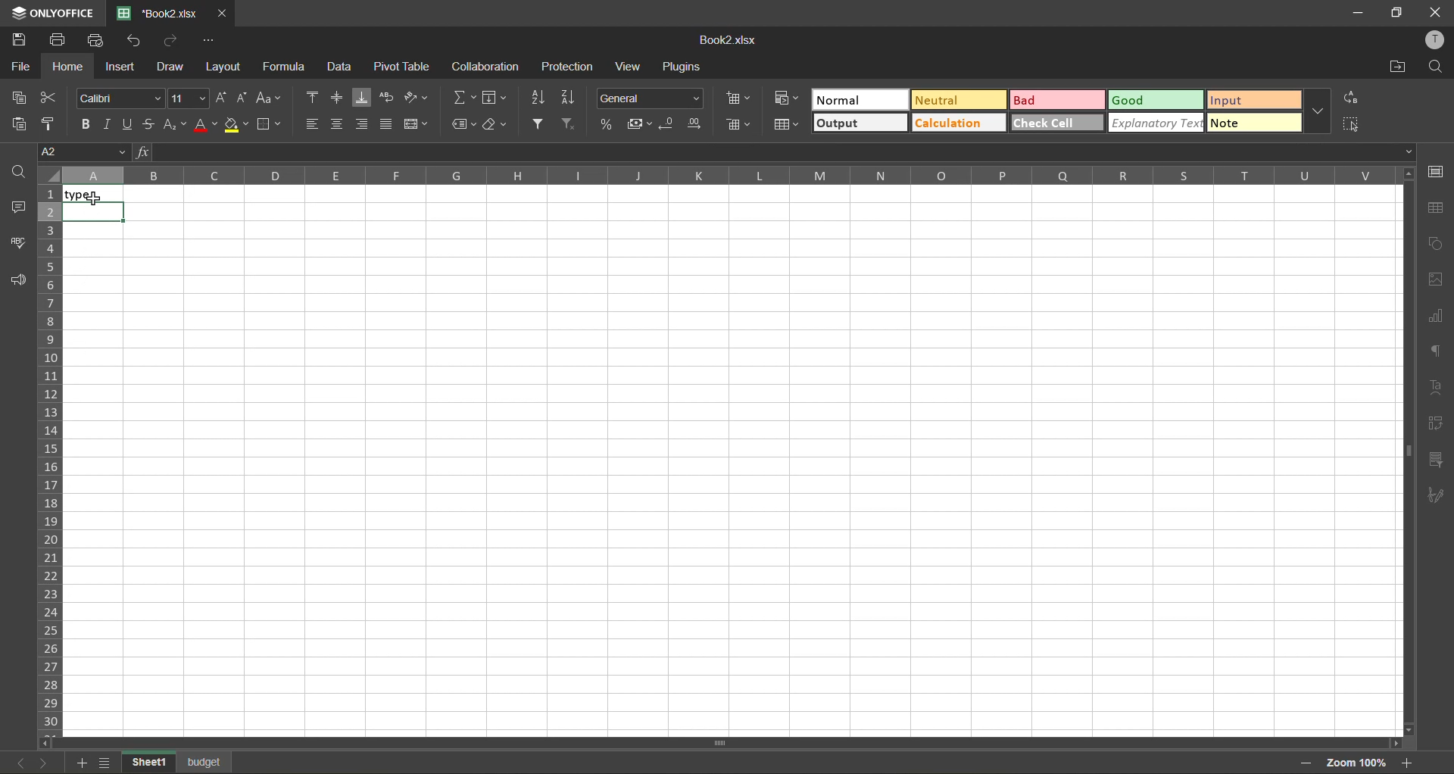  I want to click on font size, so click(188, 97).